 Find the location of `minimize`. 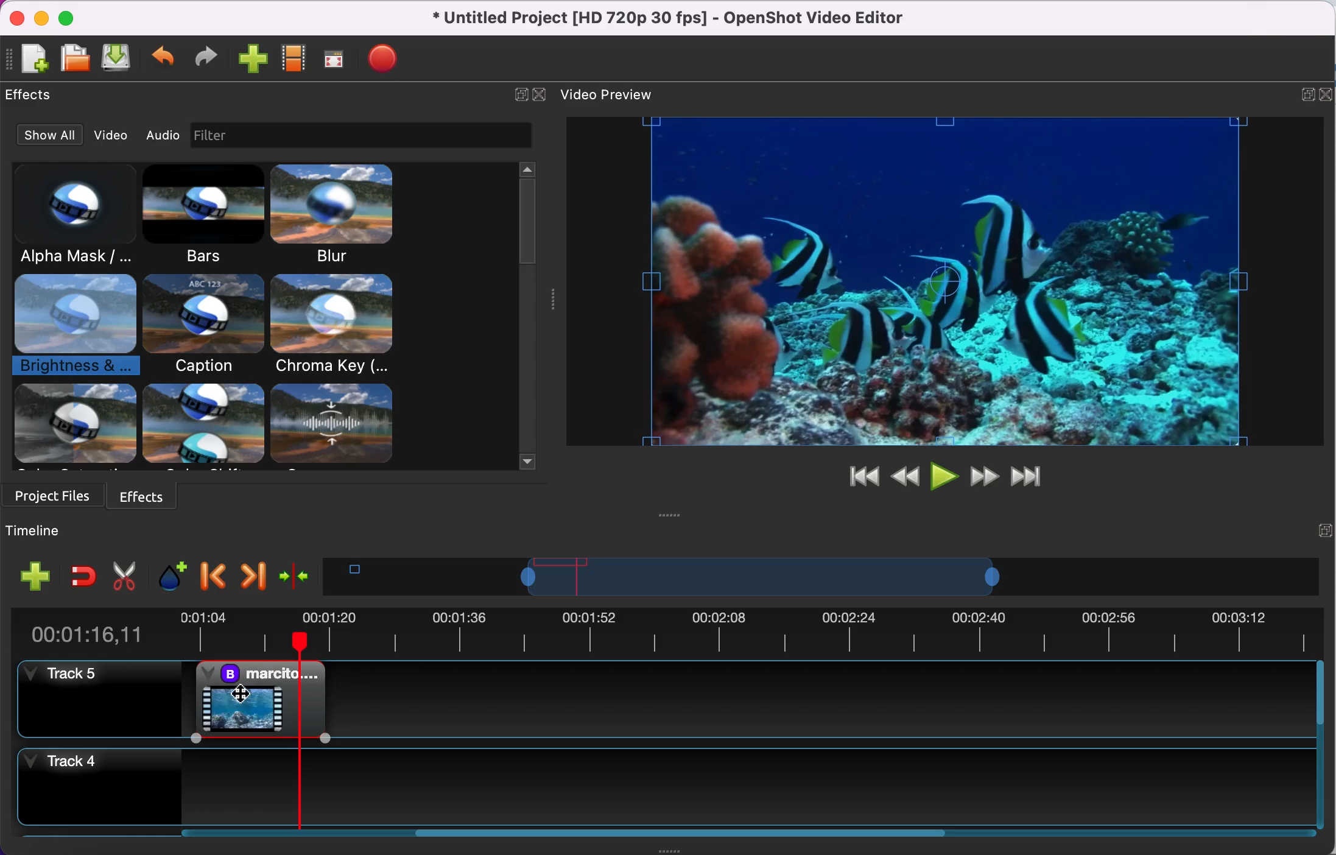

minimize is located at coordinates (42, 16).